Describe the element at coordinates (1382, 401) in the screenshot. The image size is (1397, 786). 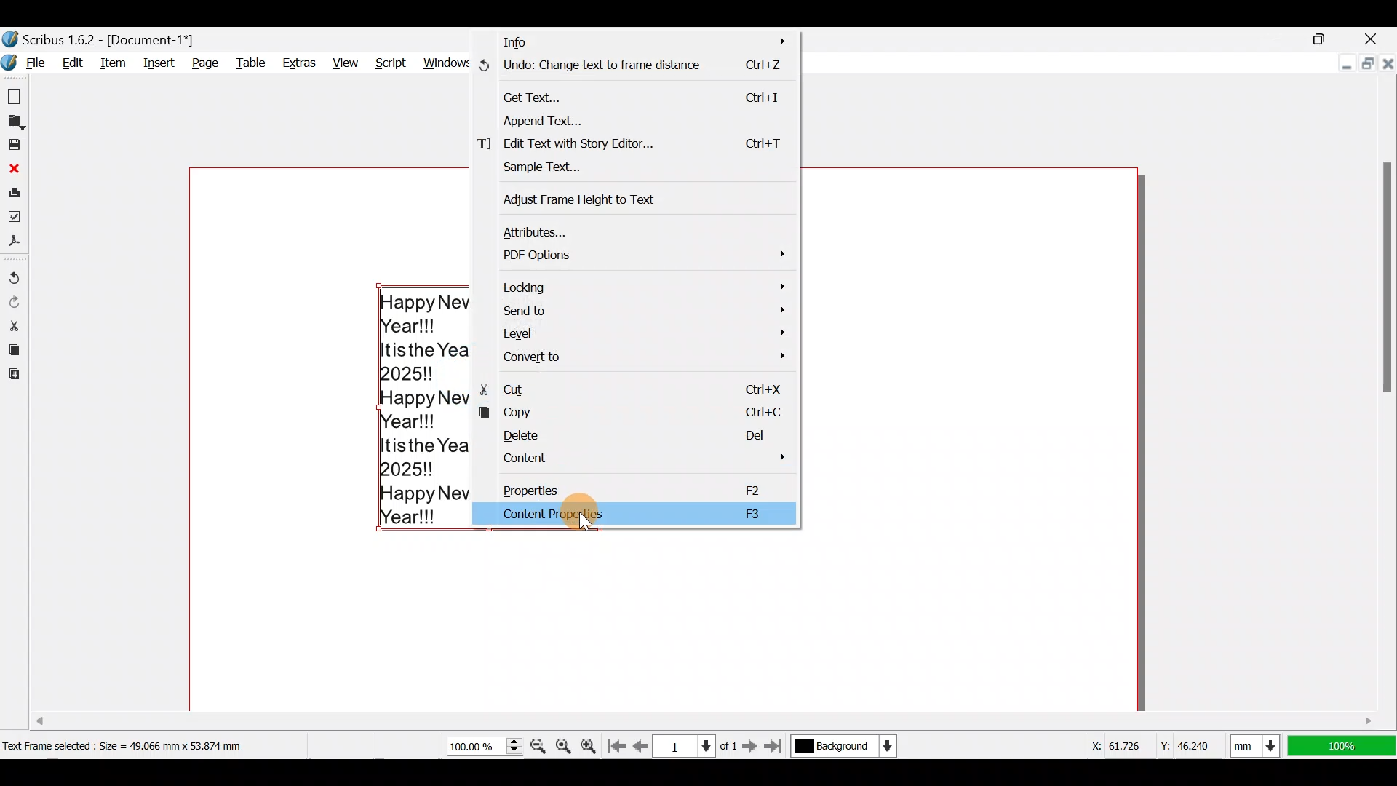
I see `Scroll bar` at that location.